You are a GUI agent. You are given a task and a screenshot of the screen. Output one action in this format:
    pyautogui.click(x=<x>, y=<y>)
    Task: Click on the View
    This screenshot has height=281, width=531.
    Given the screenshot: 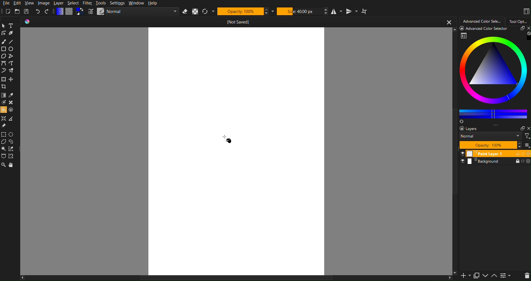 What is the action you would take?
    pyautogui.click(x=29, y=3)
    